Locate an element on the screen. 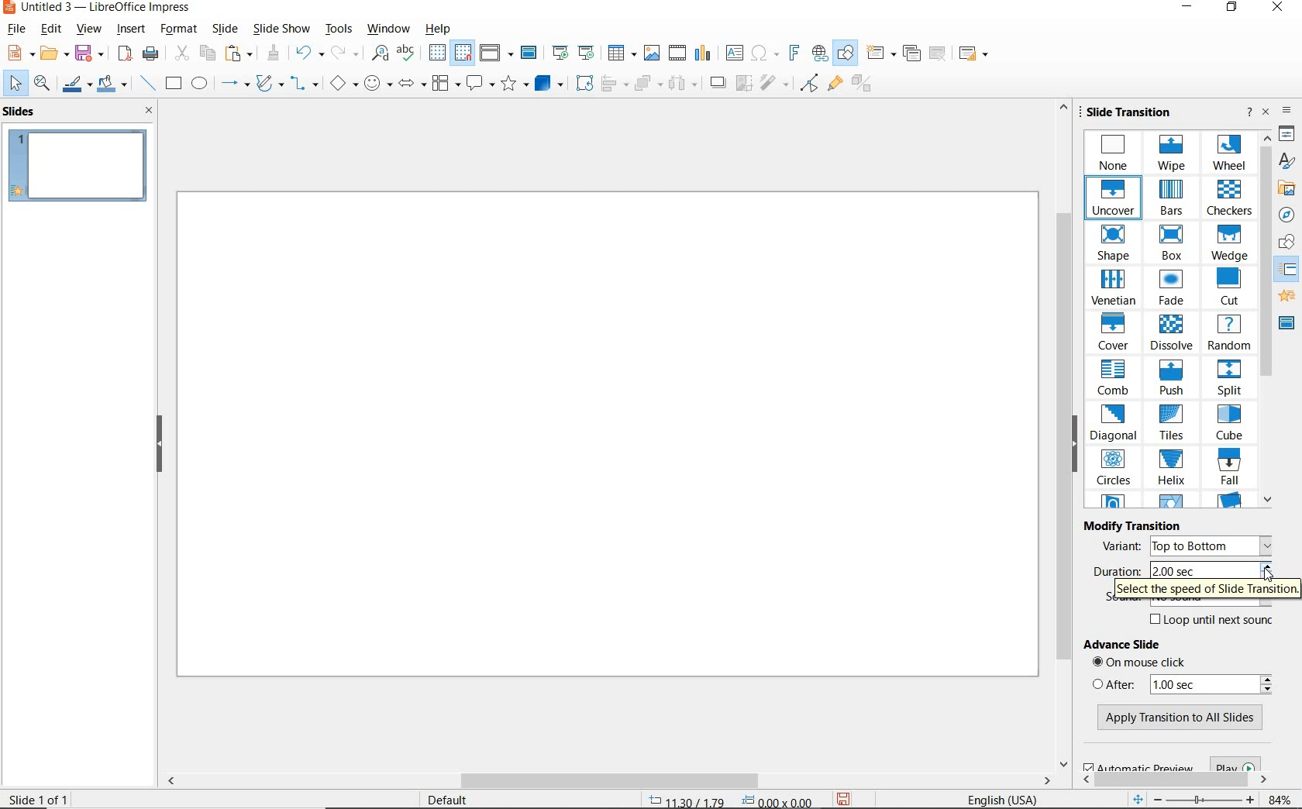  CLONE FORMATTING is located at coordinates (274, 54).